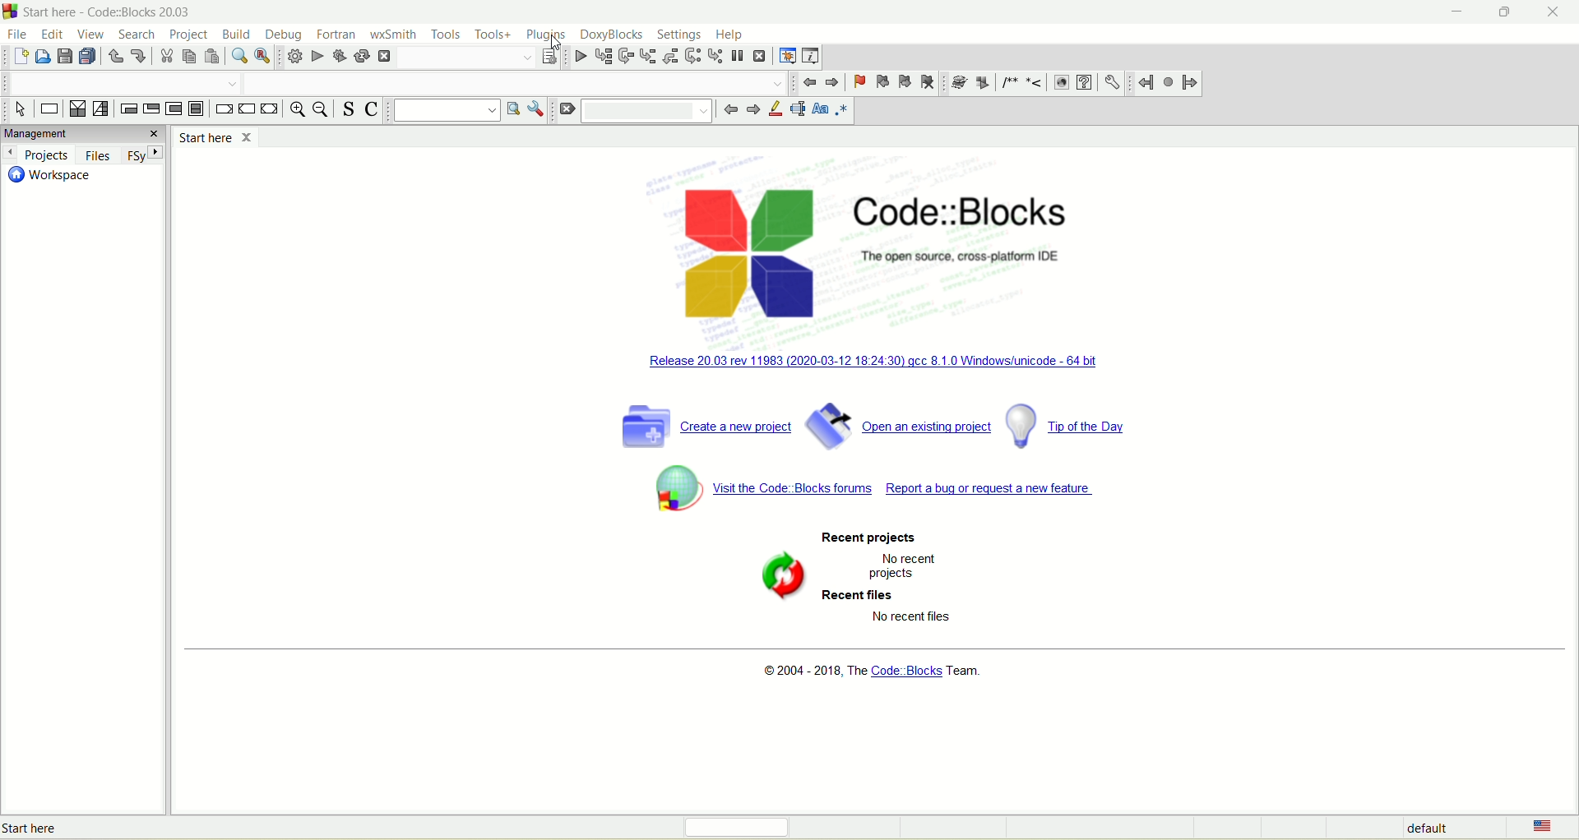  Describe the element at coordinates (1509, 10) in the screenshot. I see `maximize` at that location.